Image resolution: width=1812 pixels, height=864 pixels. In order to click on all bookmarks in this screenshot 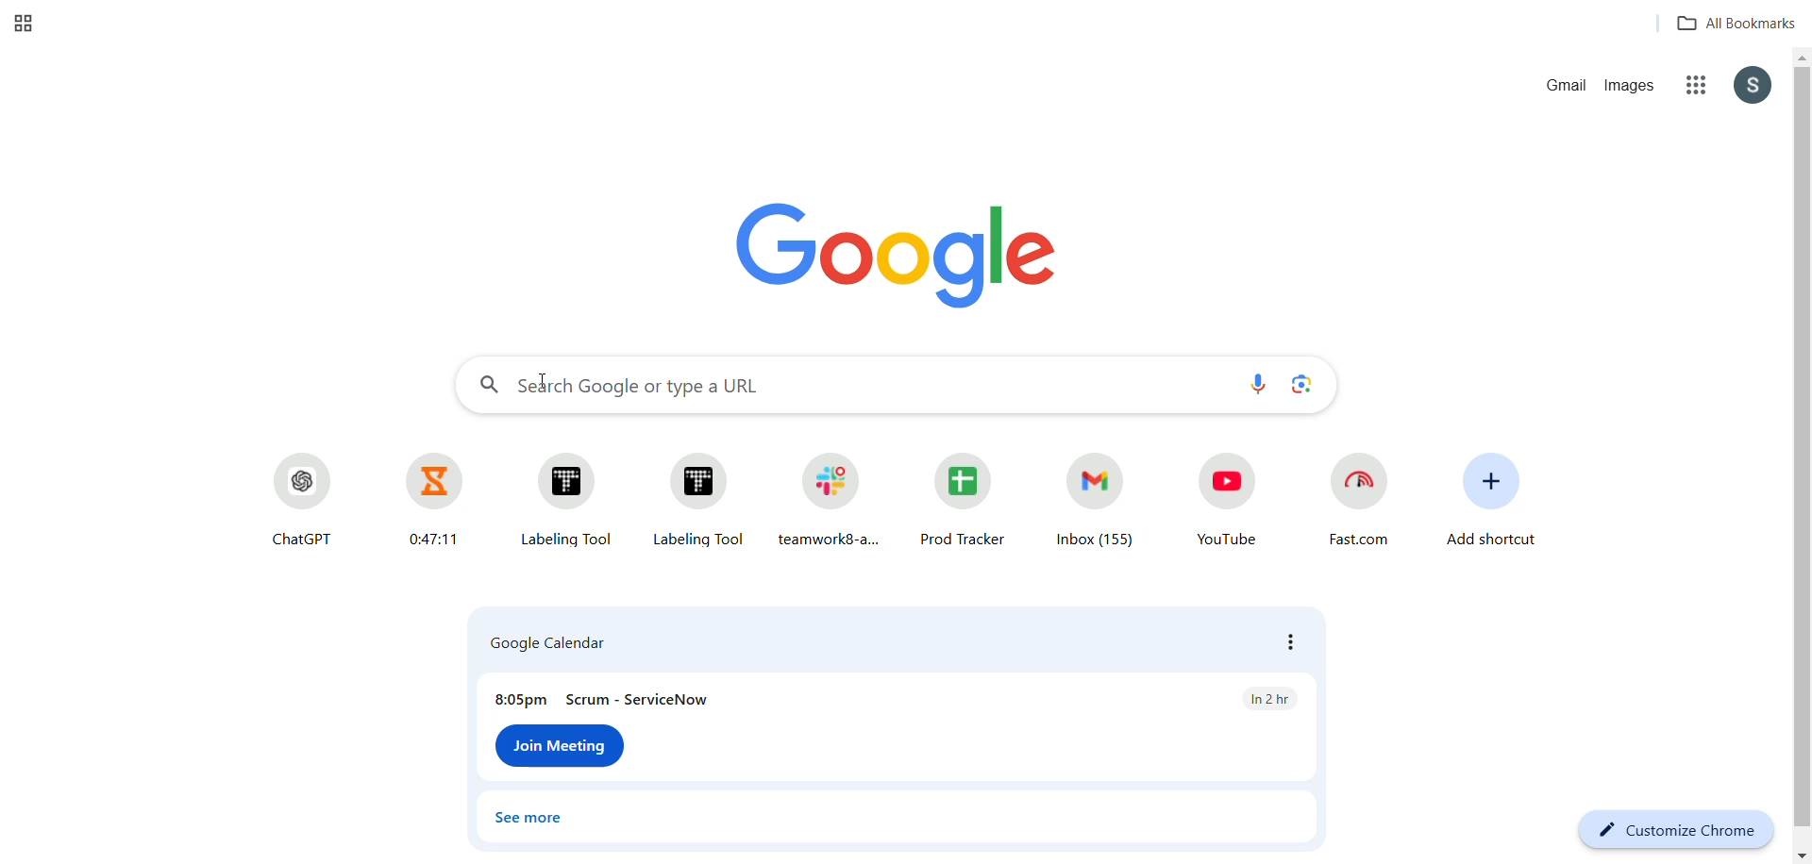, I will do `click(1728, 25)`.